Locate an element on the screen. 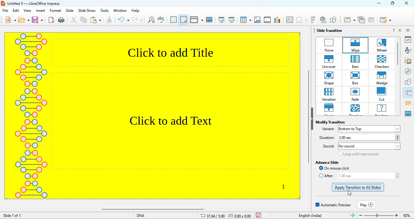 The image size is (414, 219). cut is located at coordinates (73, 21).